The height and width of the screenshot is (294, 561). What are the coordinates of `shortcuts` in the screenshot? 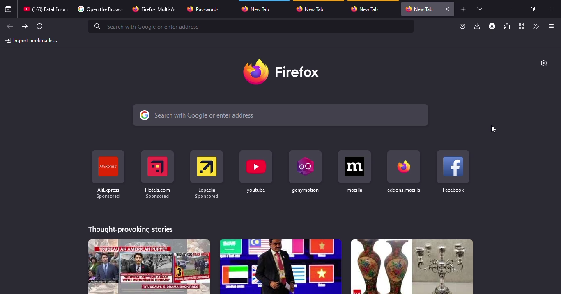 It's located at (207, 173).